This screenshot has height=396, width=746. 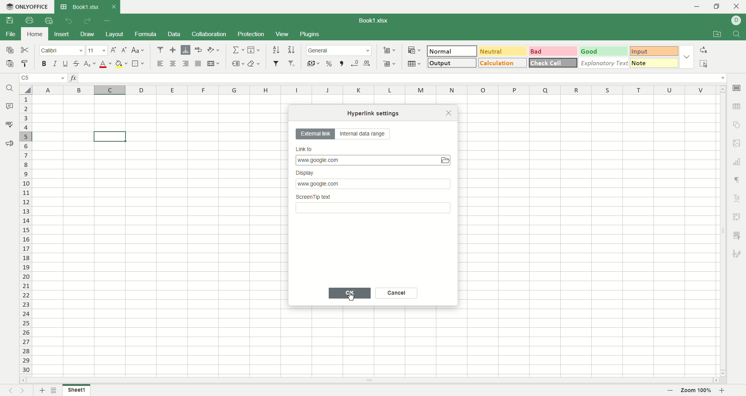 I want to click on previous sheet, so click(x=7, y=391).